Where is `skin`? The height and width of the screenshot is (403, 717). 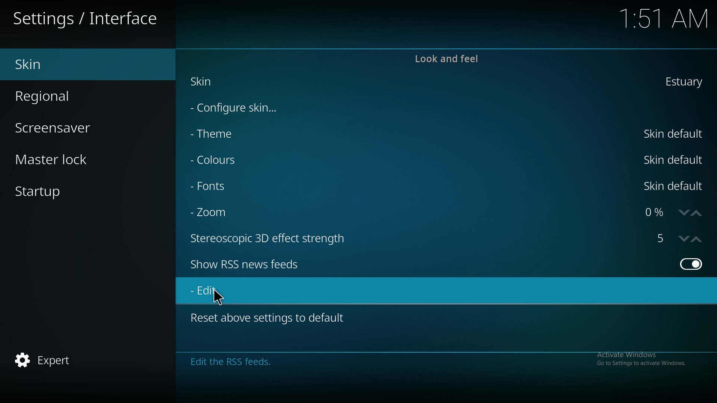
skin is located at coordinates (207, 83).